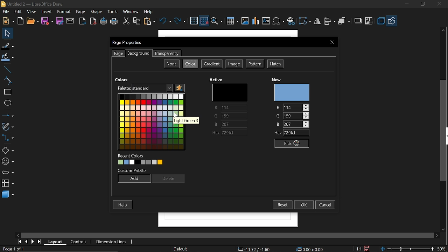  I want to click on format, so click(64, 12).